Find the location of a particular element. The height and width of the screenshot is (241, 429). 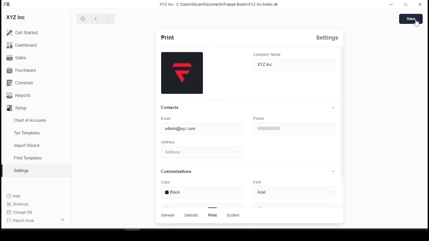

Print is located at coordinates (212, 216).